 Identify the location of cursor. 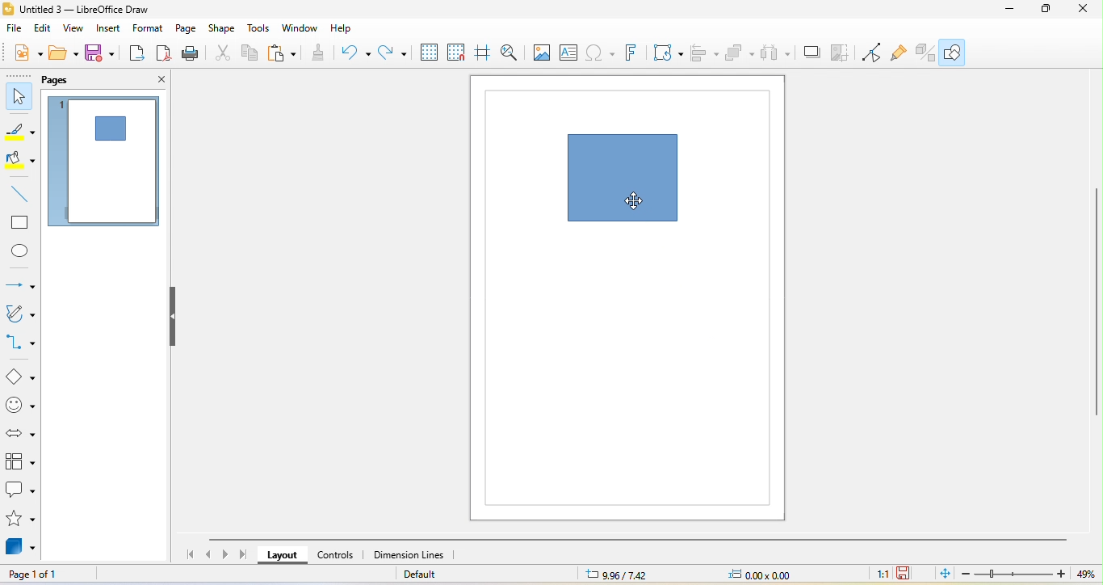
(635, 202).